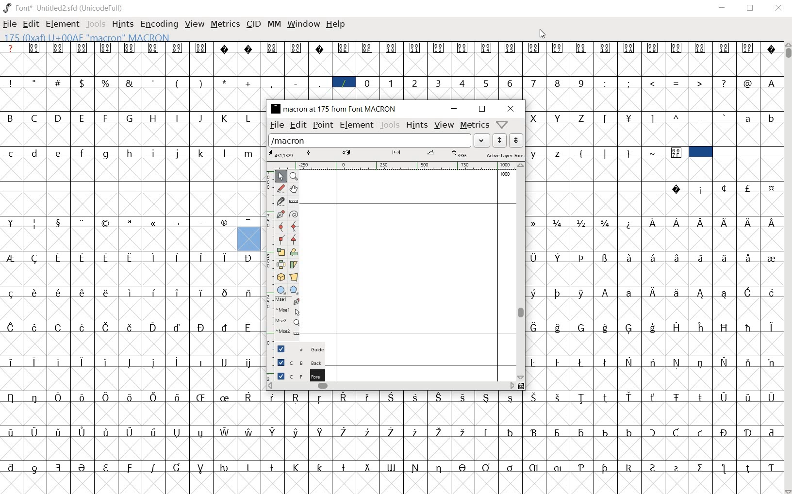  Describe the element at coordinates (131, 397) in the screenshot. I see `Symbol` at that location.